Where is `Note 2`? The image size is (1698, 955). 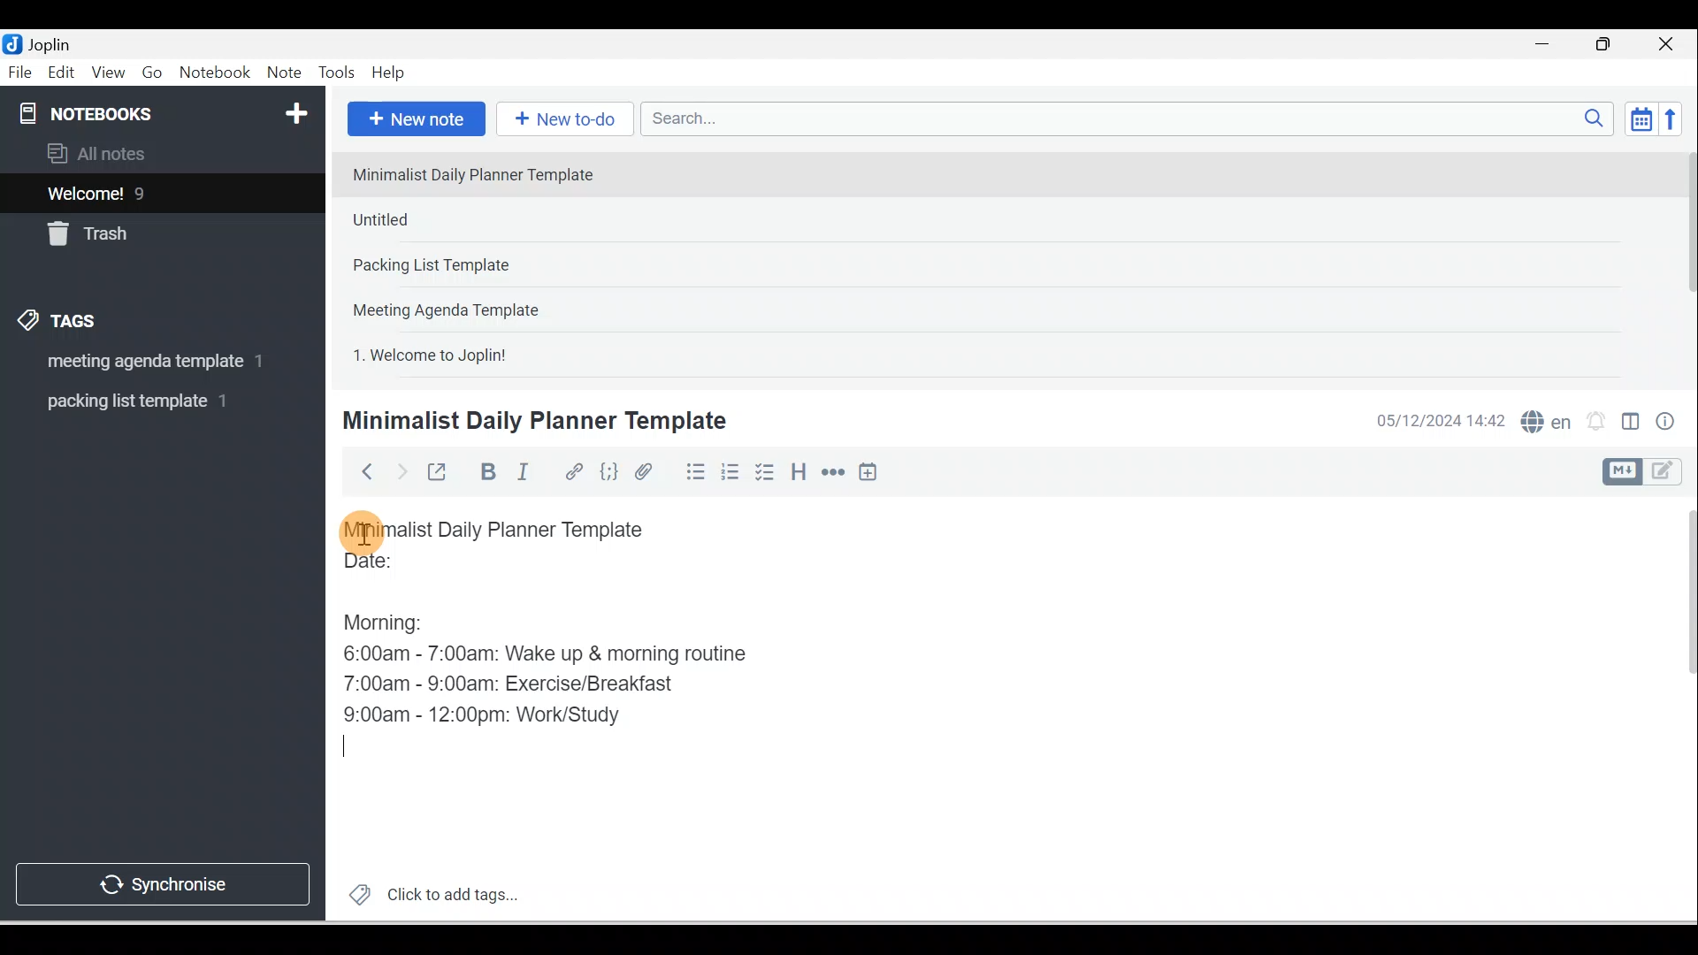 Note 2 is located at coordinates (468, 219).